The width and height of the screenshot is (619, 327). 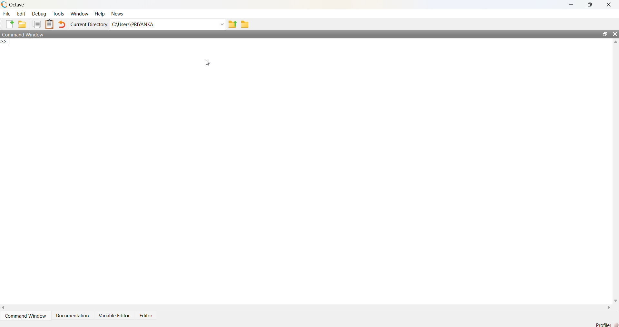 What do you see at coordinates (80, 14) in the screenshot?
I see `Window` at bounding box center [80, 14].